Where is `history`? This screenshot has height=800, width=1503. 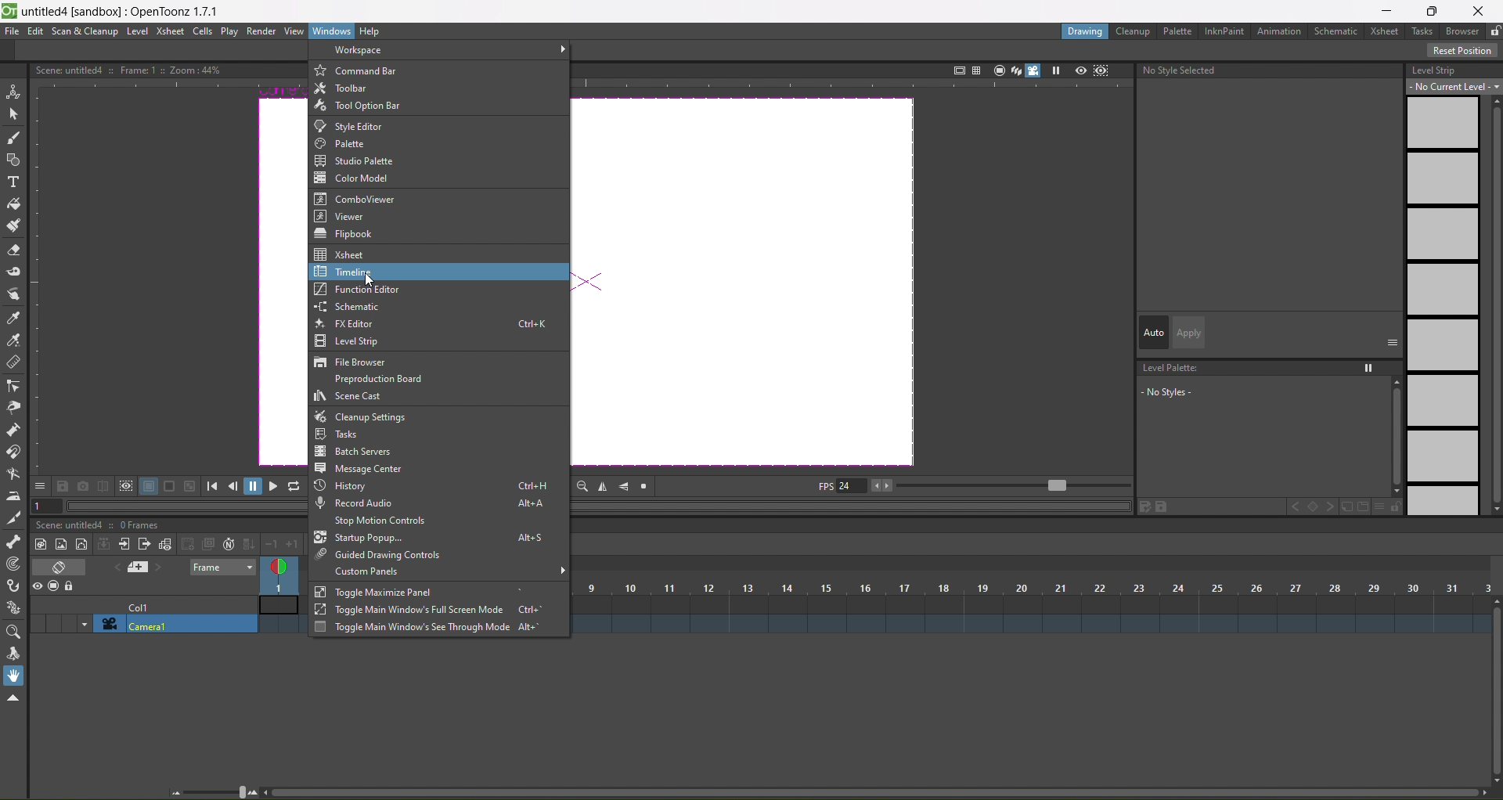 history is located at coordinates (434, 487).